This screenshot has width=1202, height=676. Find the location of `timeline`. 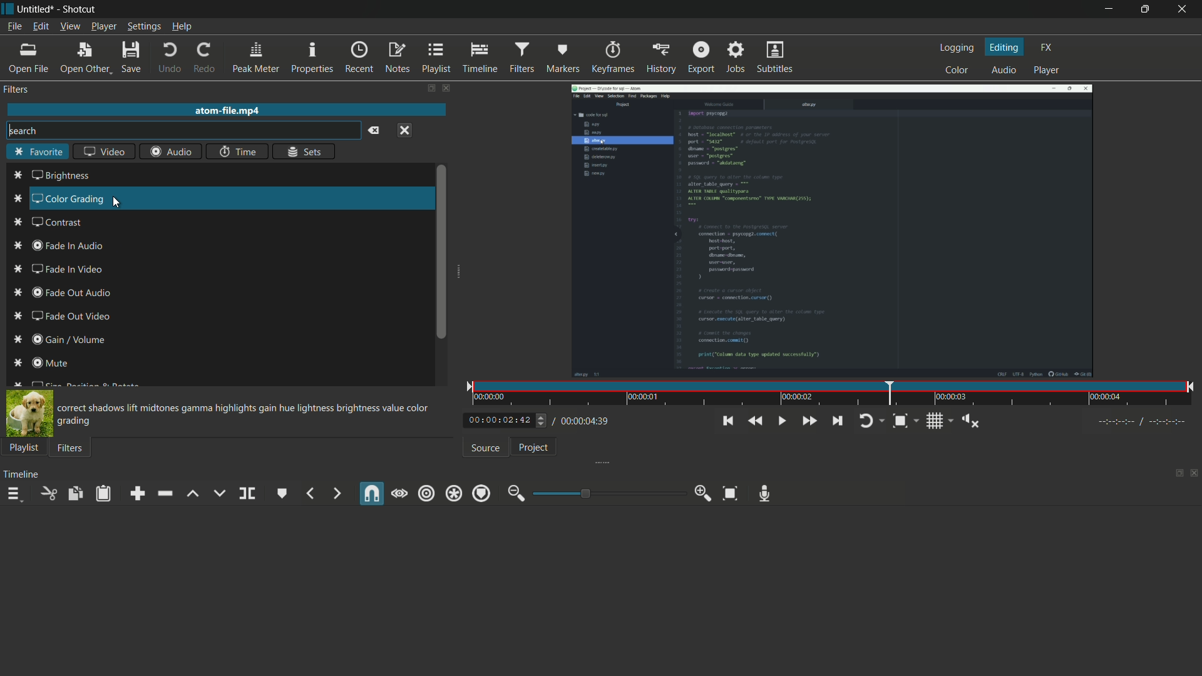

timeline is located at coordinates (478, 58).